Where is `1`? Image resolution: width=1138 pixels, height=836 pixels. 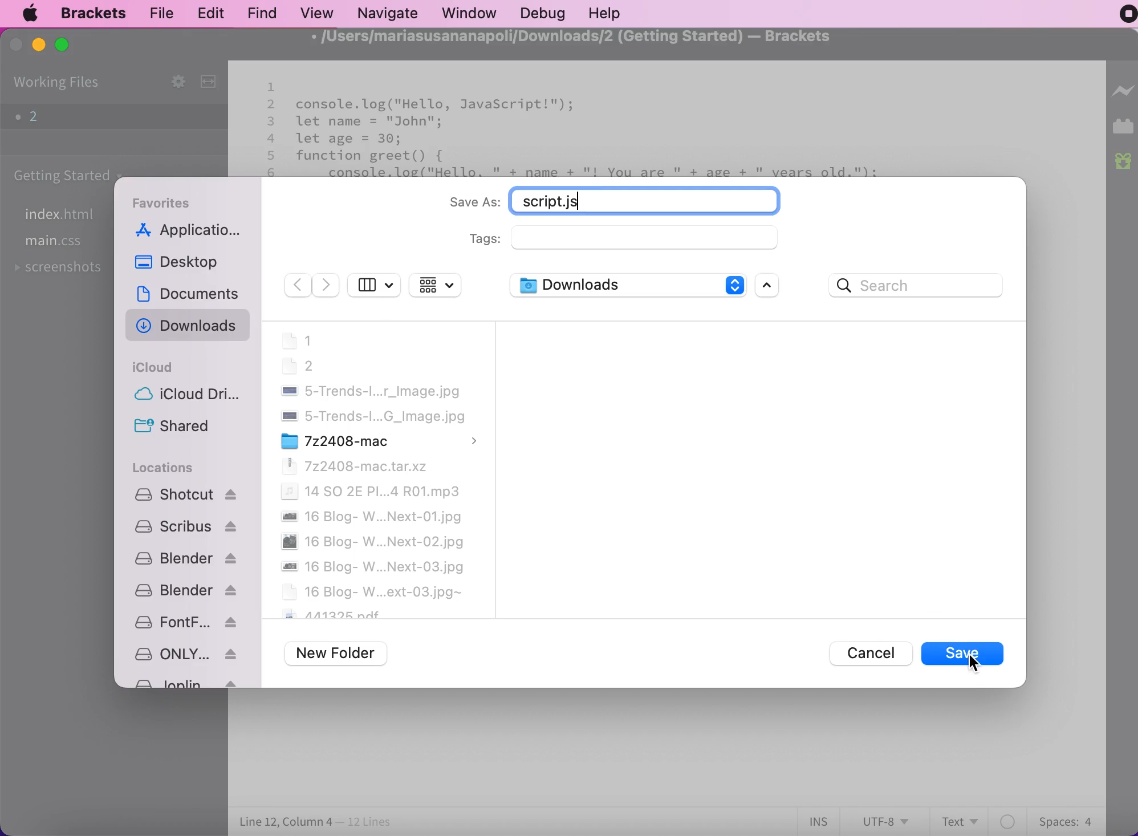
1 is located at coordinates (270, 87).